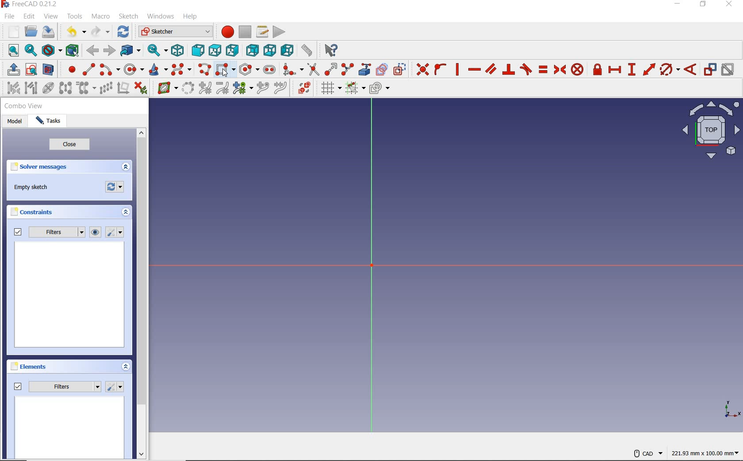 Image resolution: width=743 pixels, height=461 pixels. Describe the element at coordinates (226, 32) in the screenshot. I see `macro recording` at that location.